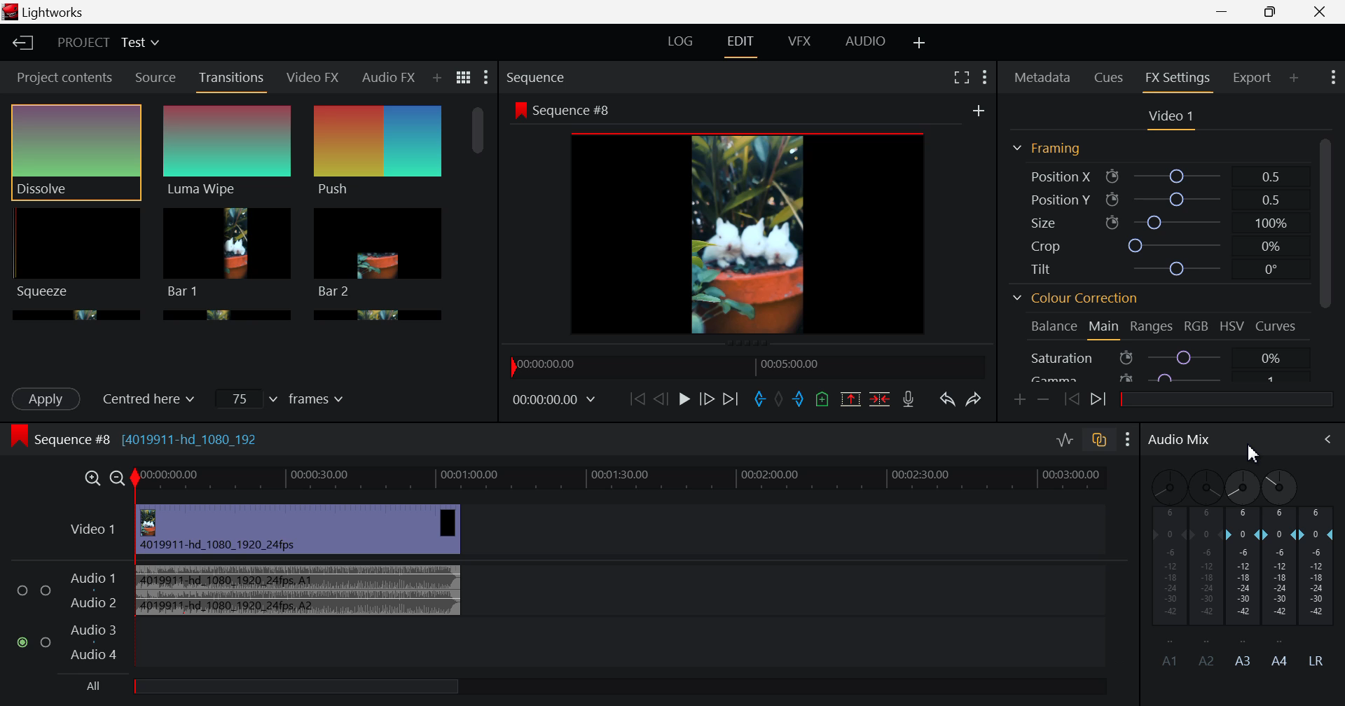  Describe the element at coordinates (437, 78) in the screenshot. I see `Add Panel` at that location.